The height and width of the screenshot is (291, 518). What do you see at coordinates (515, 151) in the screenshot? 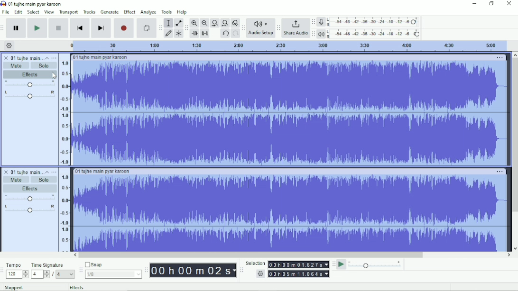
I see `Vertical scrollbar` at bounding box center [515, 151].